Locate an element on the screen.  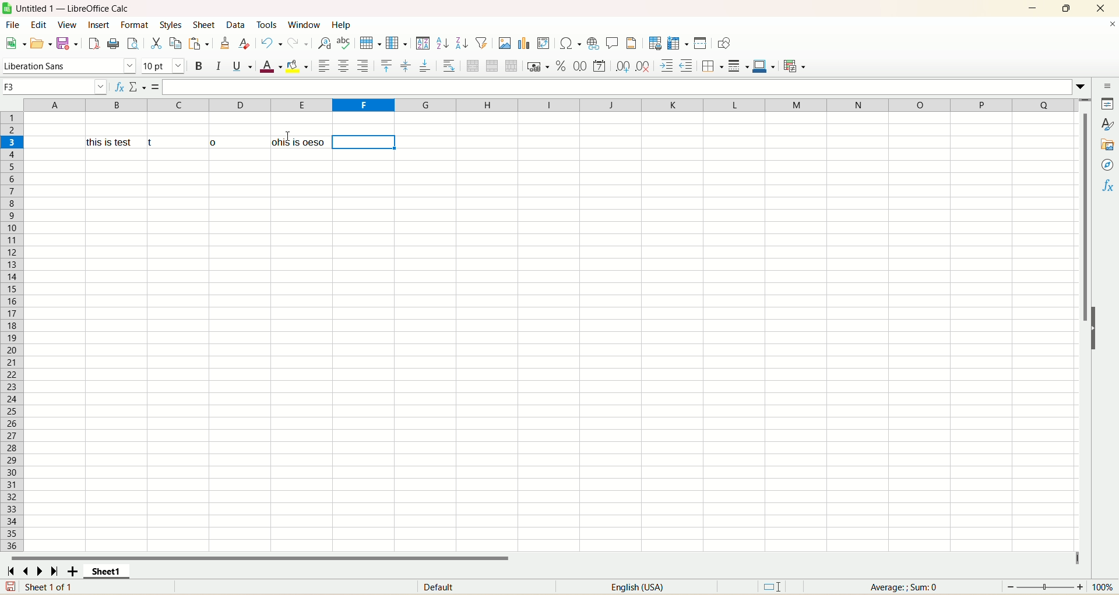
ohis is oeso is located at coordinates (300, 141).